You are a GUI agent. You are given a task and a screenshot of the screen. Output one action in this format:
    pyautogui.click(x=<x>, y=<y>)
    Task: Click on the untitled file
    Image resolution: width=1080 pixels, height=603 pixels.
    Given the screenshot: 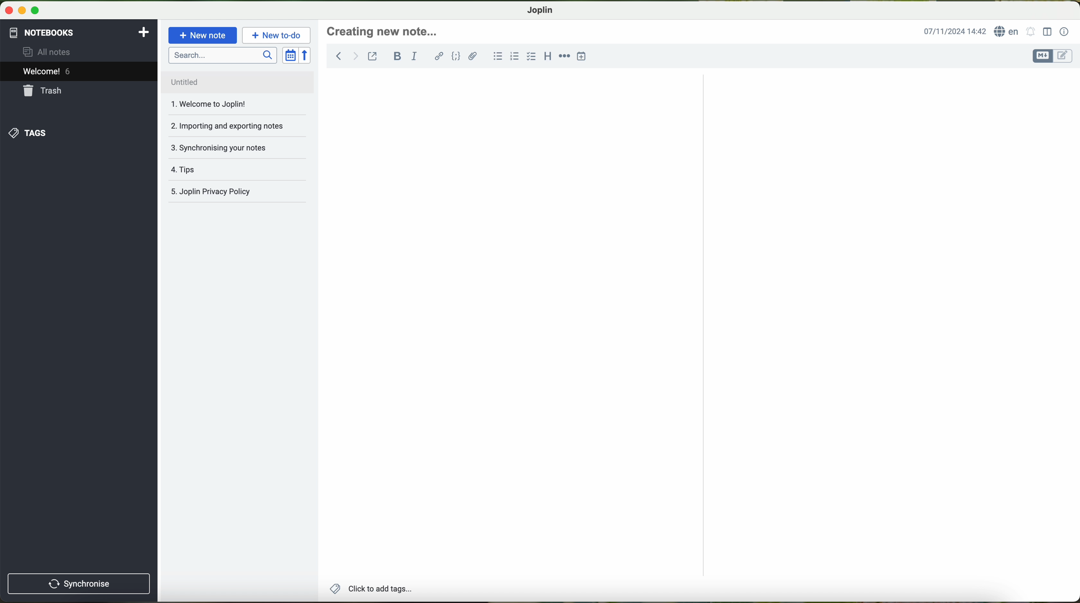 What is the action you would take?
    pyautogui.click(x=234, y=81)
    